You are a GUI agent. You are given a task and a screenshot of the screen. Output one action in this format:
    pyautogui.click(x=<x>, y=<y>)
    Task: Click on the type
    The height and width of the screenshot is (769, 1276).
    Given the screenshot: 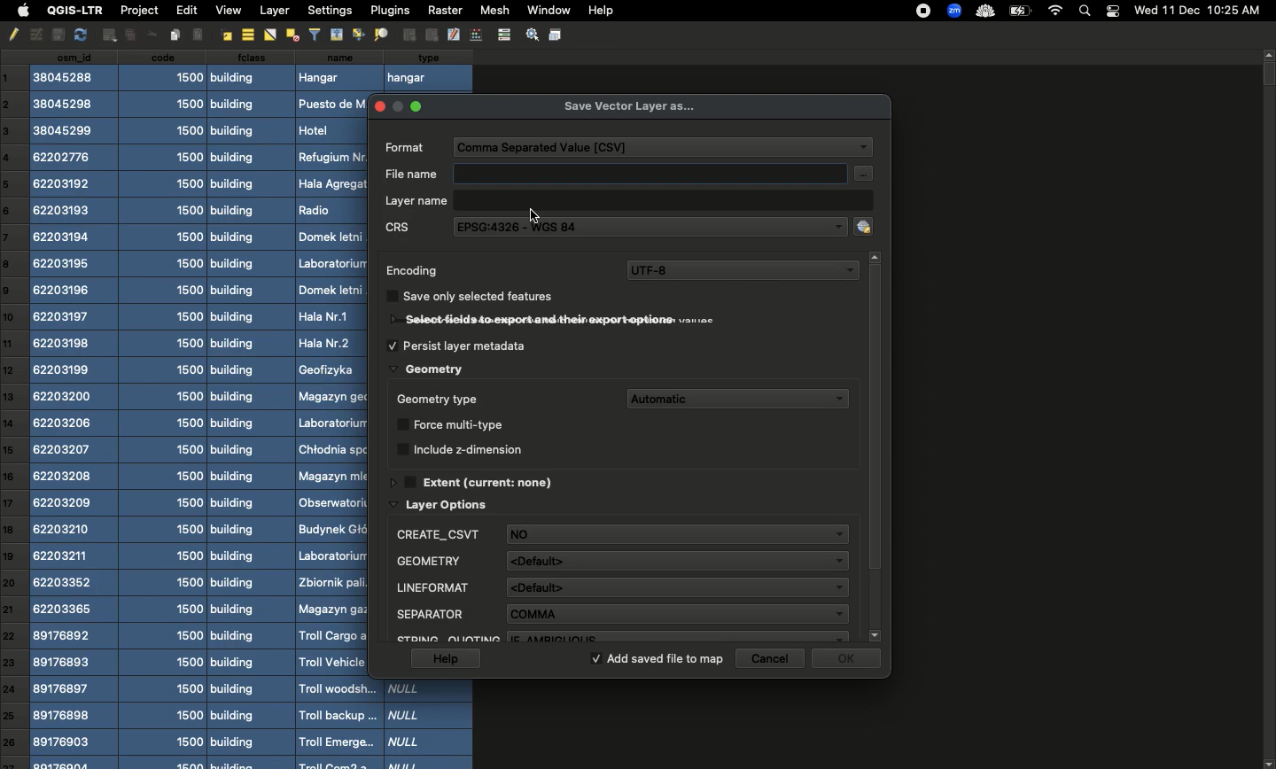 What is the action you would take?
    pyautogui.click(x=429, y=67)
    